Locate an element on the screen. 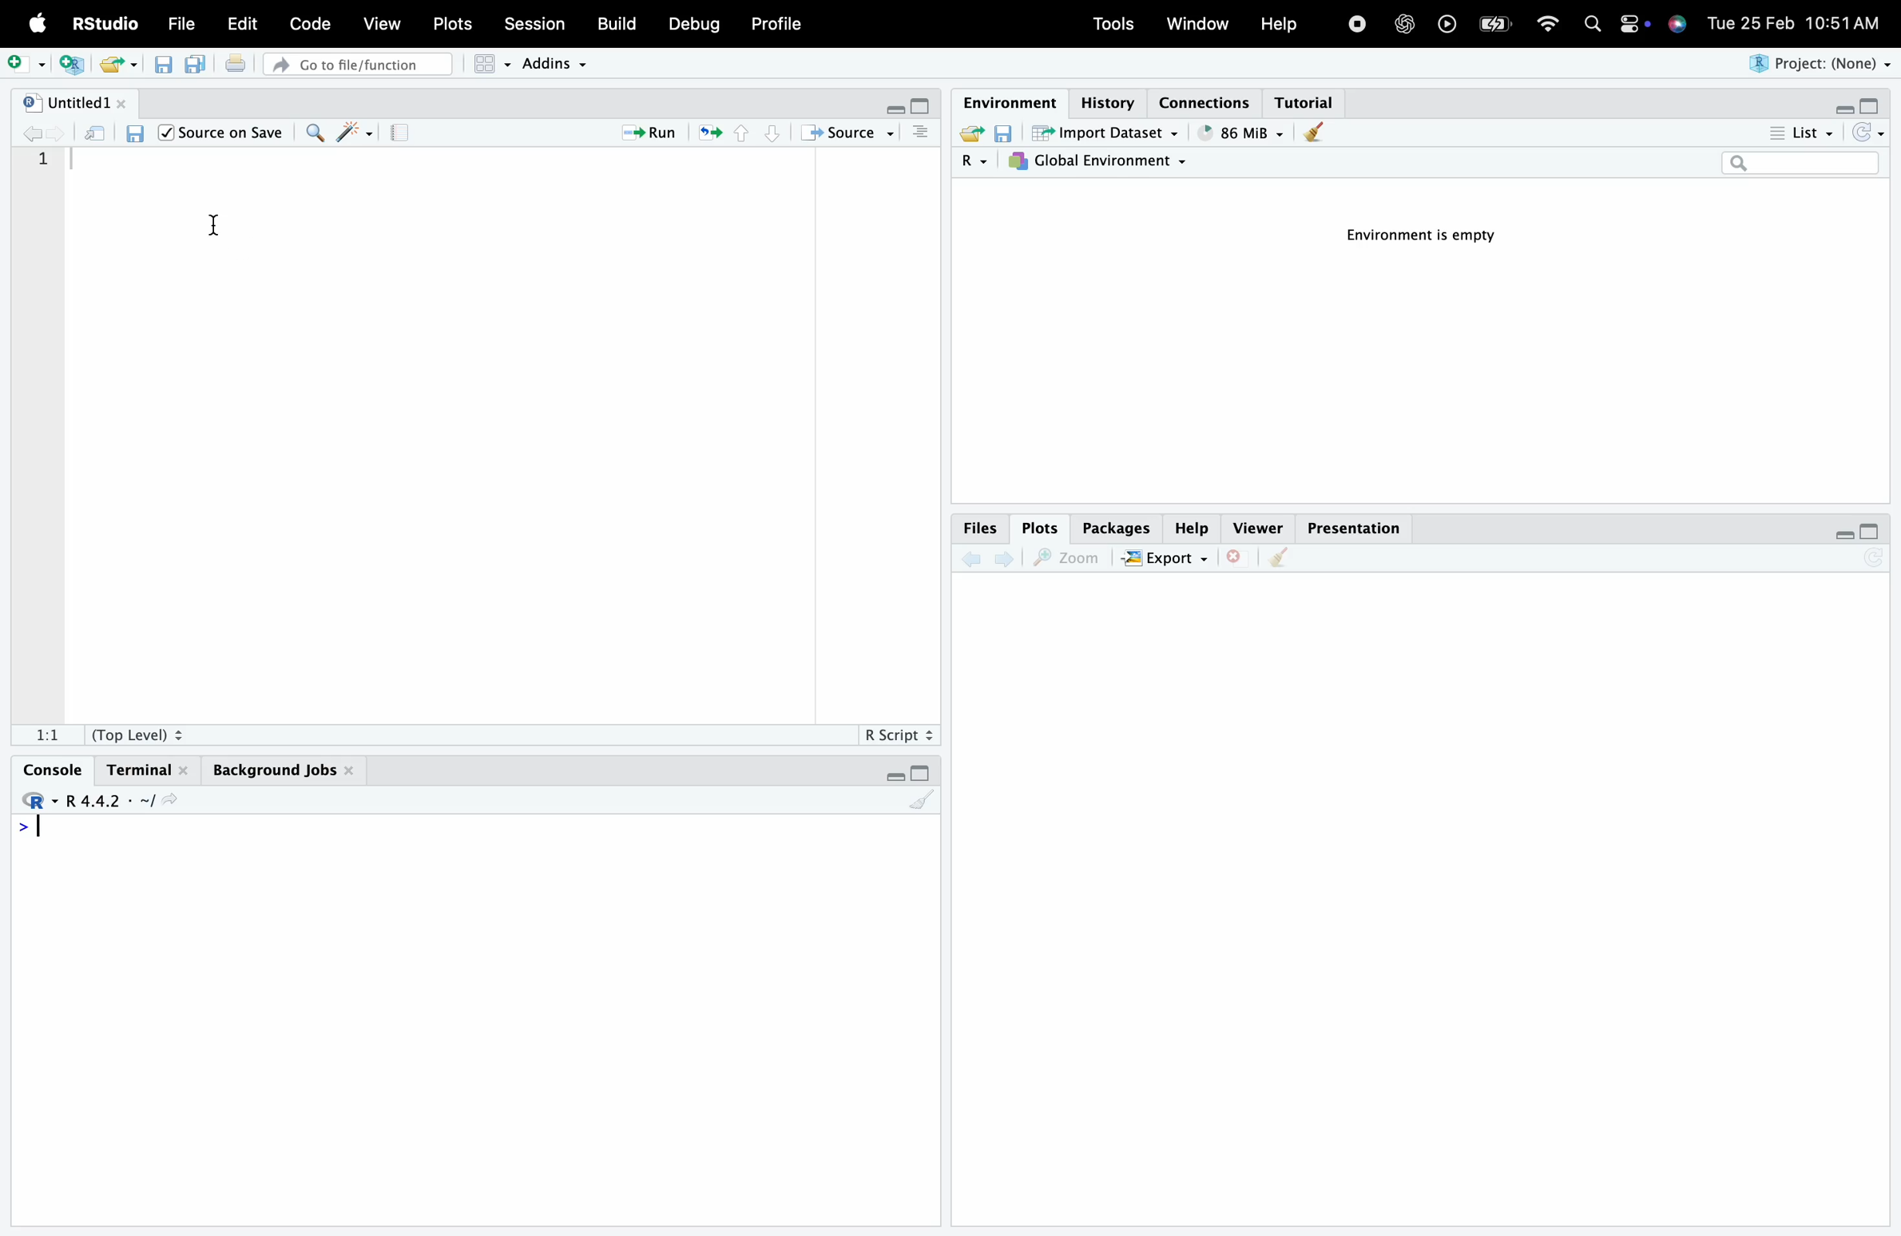 The image size is (1901, 1236). close is located at coordinates (1238, 568).